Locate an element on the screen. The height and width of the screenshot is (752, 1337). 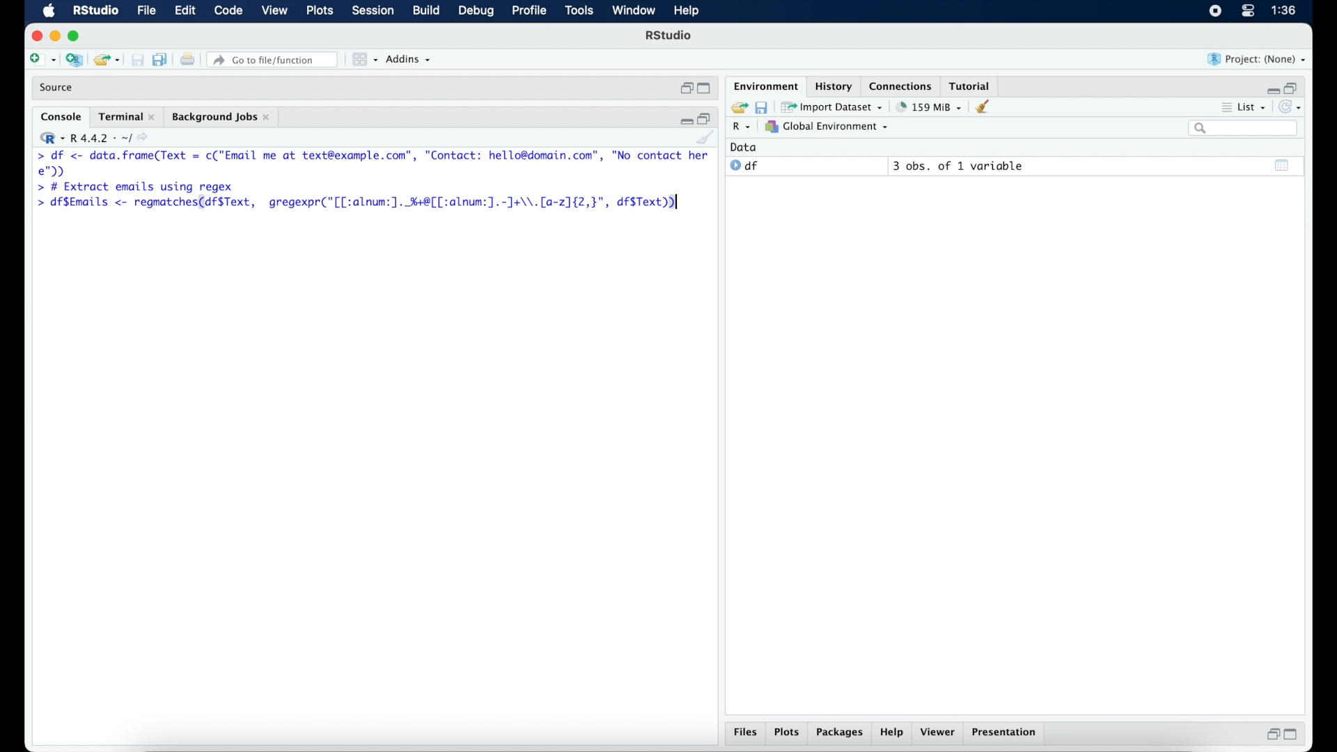
background jobs is located at coordinates (223, 118).